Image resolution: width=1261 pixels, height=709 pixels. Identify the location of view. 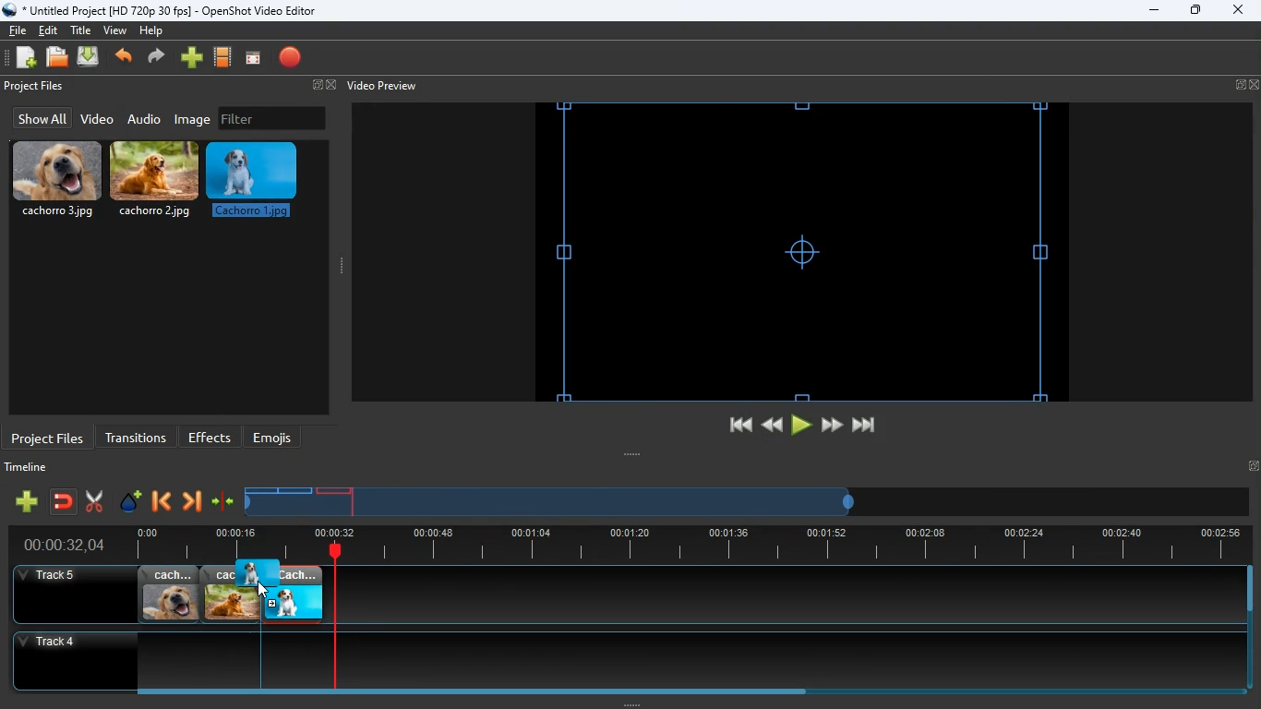
(116, 30).